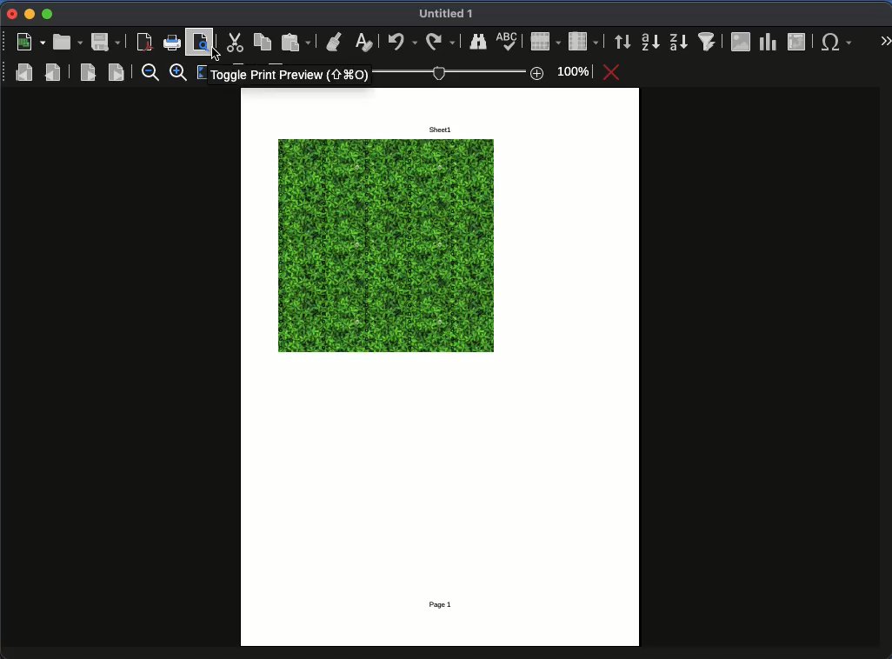 This screenshot has height=659, width=892. What do you see at coordinates (104, 43) in the screenshot?
I see `save` at bounding box center [104, 43].